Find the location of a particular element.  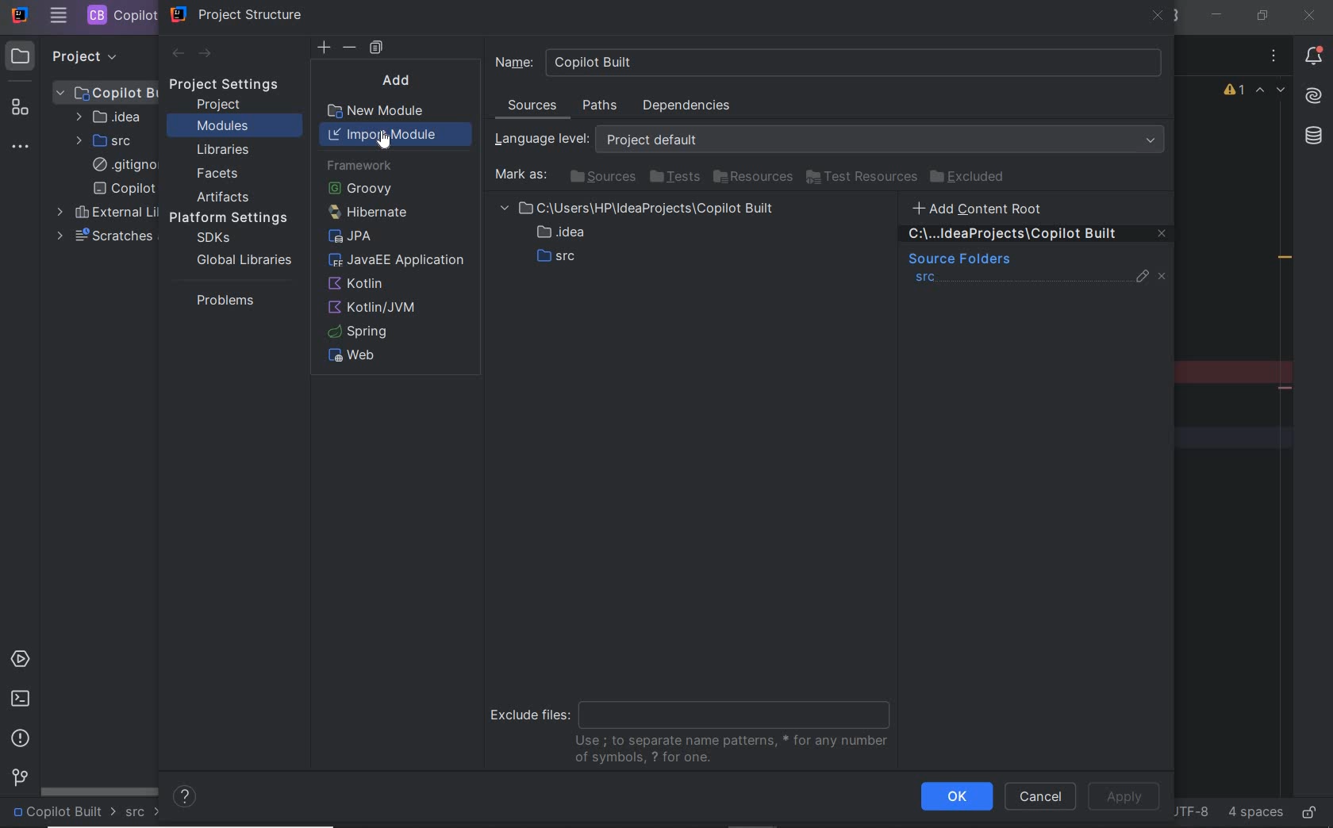

copy is located at coordinates (376, 48).